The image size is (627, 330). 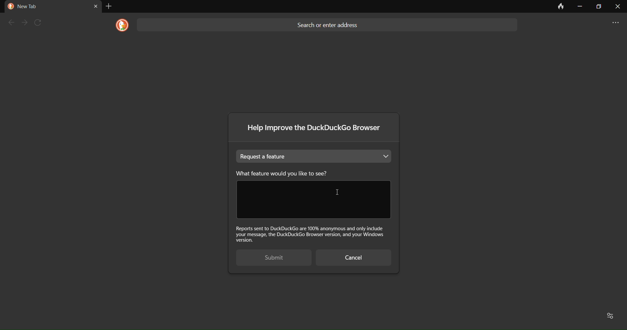 What do you see at coordinates (25, 22) in the screenshot?
I see `next` at bounding box center [25, 22].